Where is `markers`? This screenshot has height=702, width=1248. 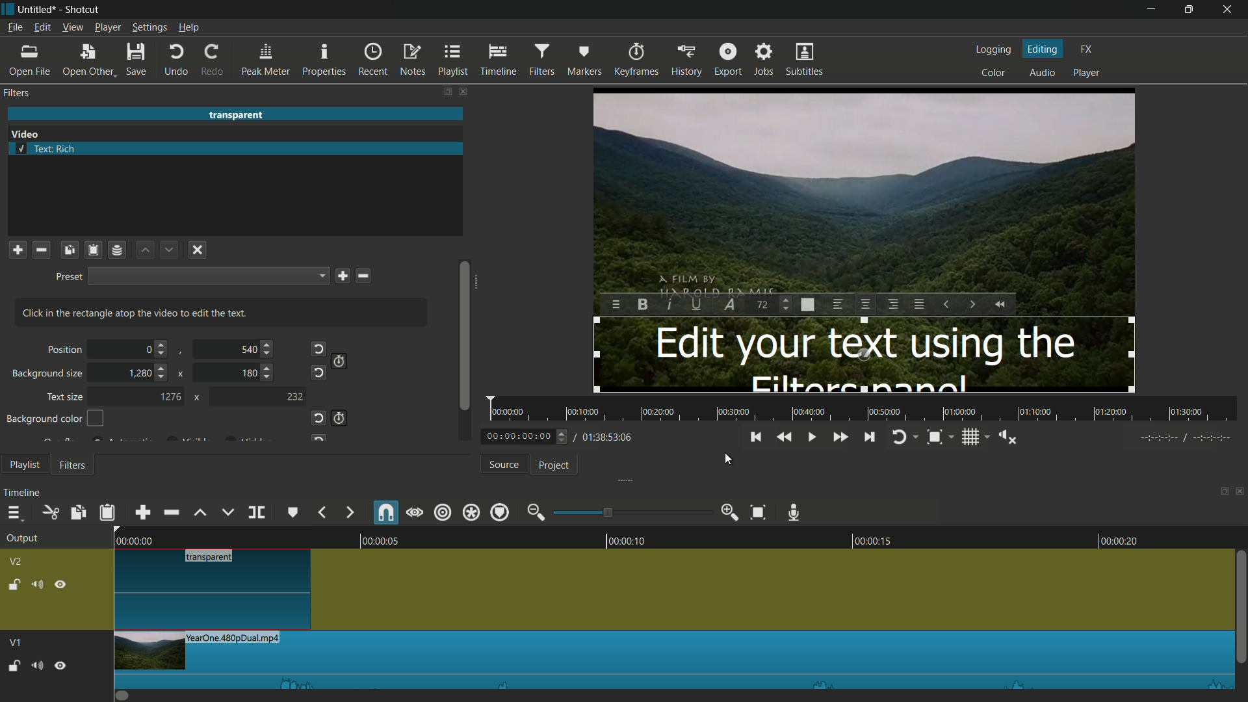 markers is located at coordinates (583, 60).